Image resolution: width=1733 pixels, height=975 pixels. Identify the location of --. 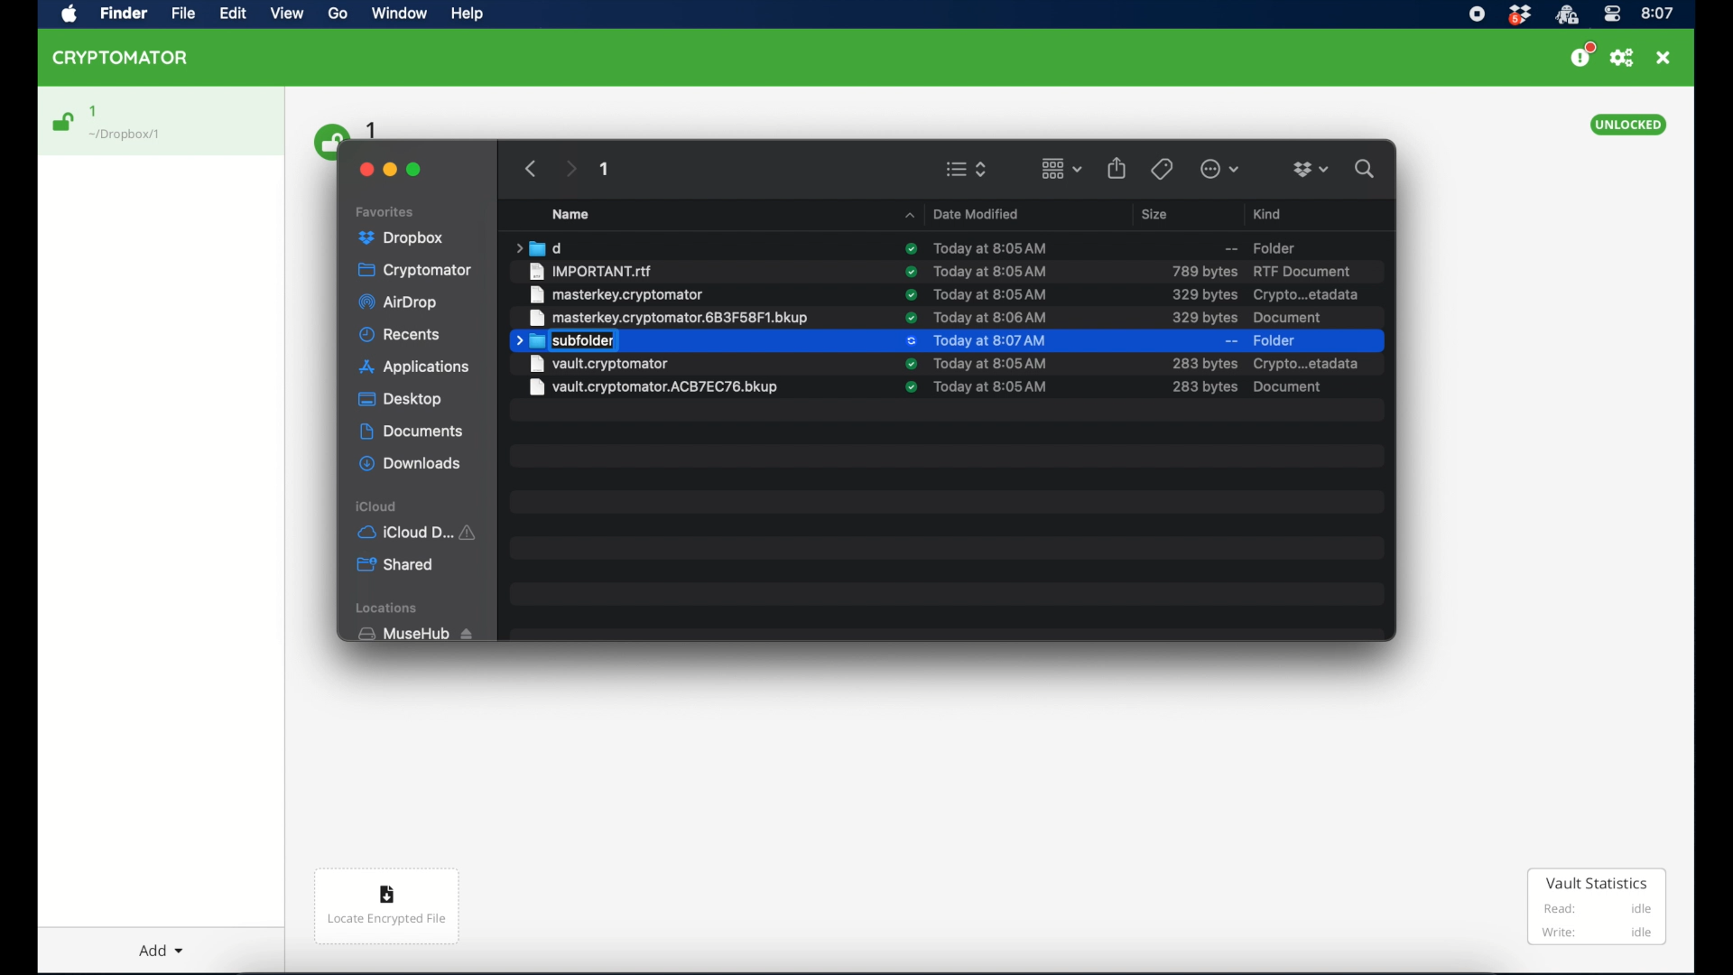
(1230, 341).